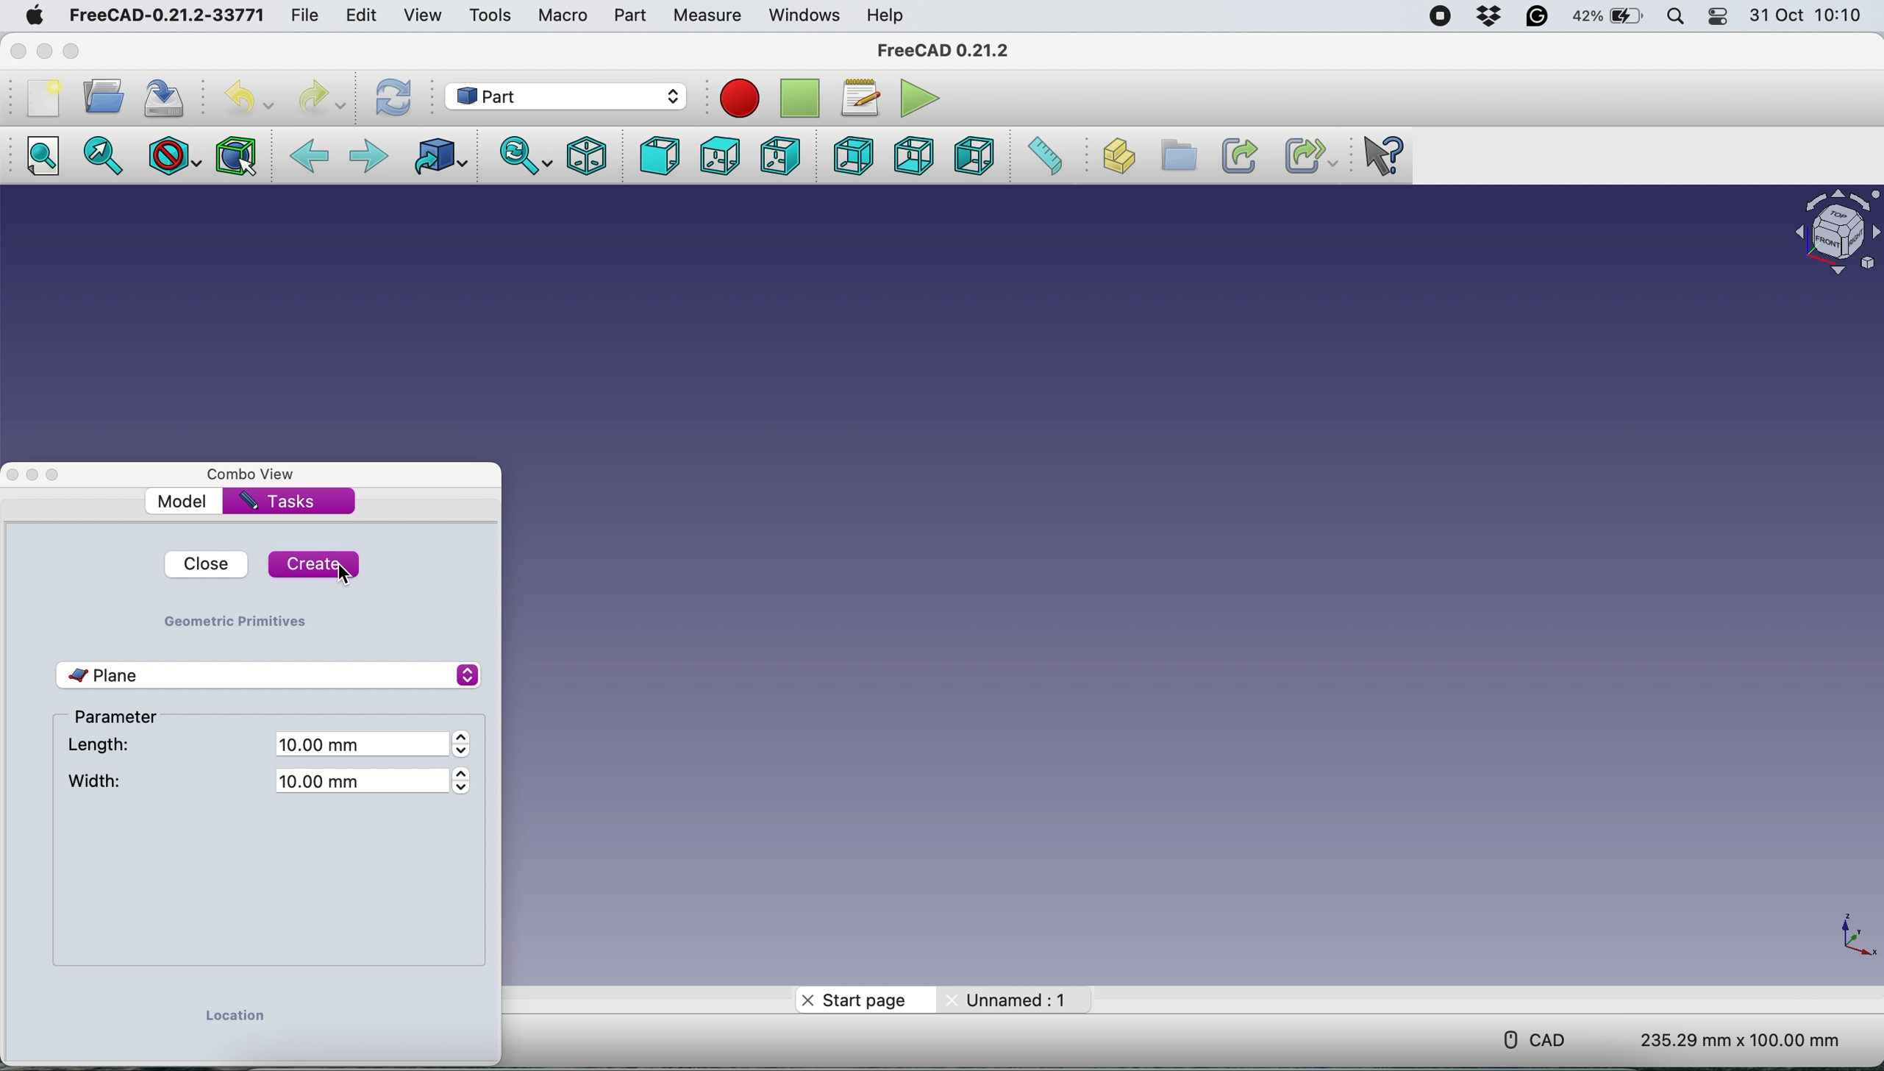 The height and width of the screenshot is (1071, 1884). What do you see at coordinates (363, 17) in the screenshot?
I see `Edit` at bounding box center [363, 17].